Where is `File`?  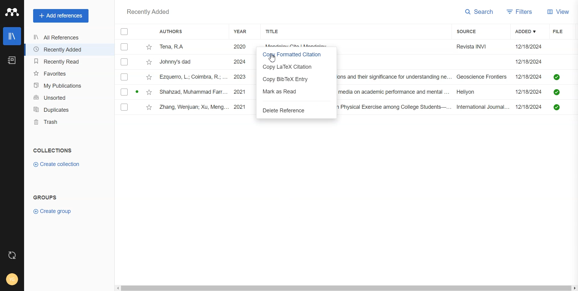
File is located at coordinates (562, 31).